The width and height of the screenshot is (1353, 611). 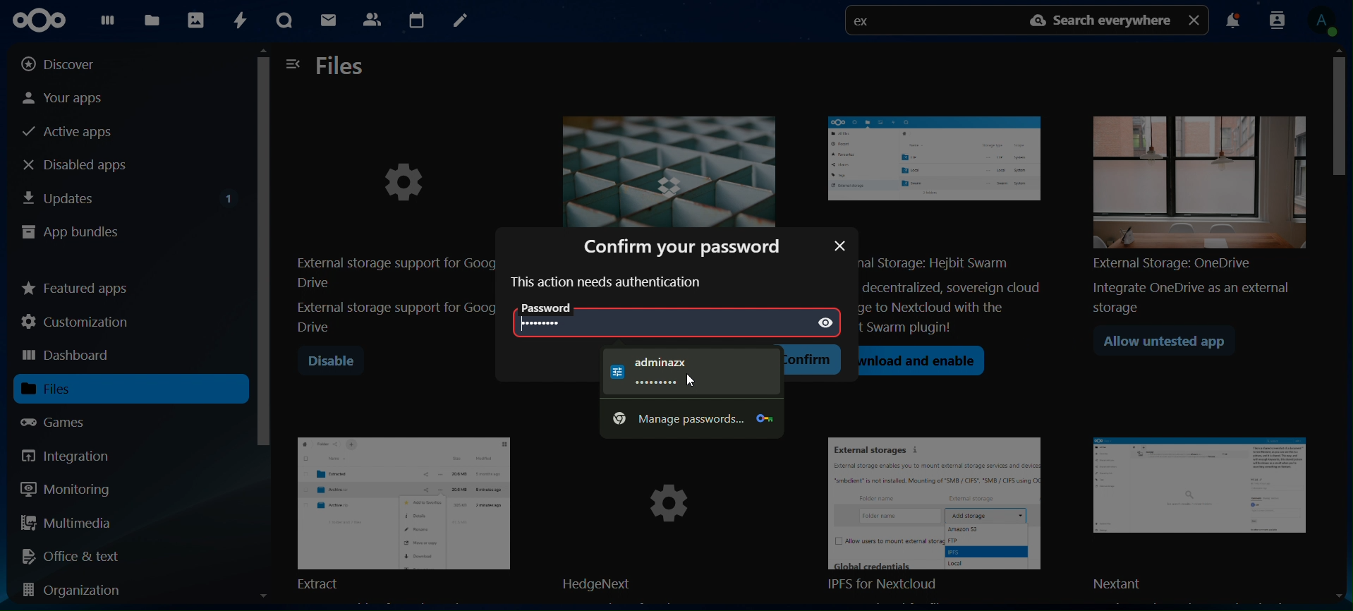 What do you see at coordinates (67, 525) in the screenshot?
I see `multimedia` at bounding box center [67, 525].